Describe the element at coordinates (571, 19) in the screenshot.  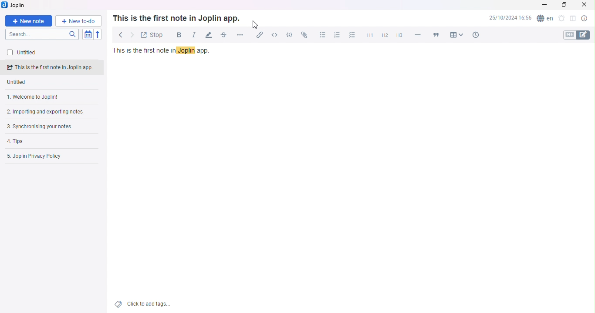
I see `Toggle editor layout` at that location.